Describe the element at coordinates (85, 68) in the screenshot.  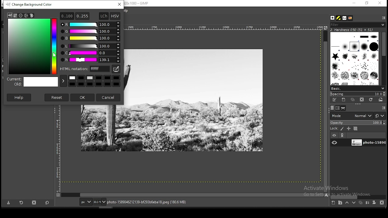
I see `html notation` at that location.